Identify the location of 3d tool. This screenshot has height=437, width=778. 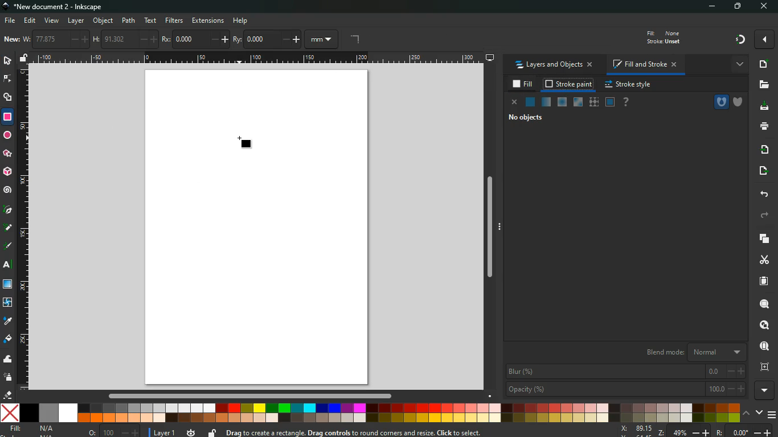
(8, 172).